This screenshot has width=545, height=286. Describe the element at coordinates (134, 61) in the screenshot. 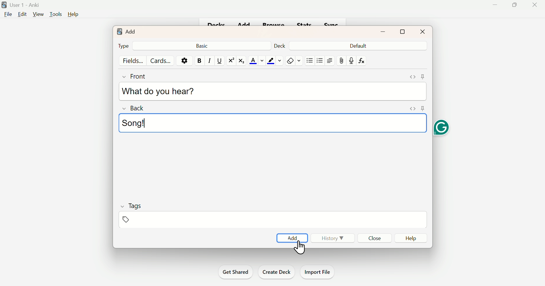

I see `Fields...` at that location.